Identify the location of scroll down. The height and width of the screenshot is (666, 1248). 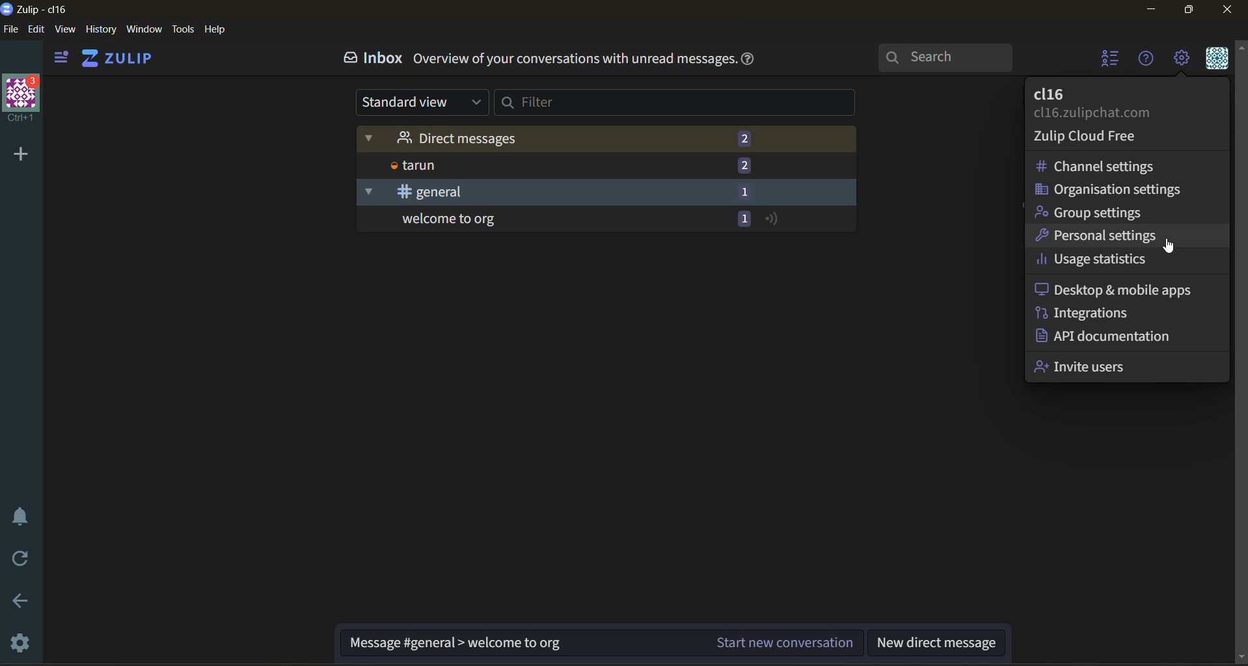
(1240, 658).